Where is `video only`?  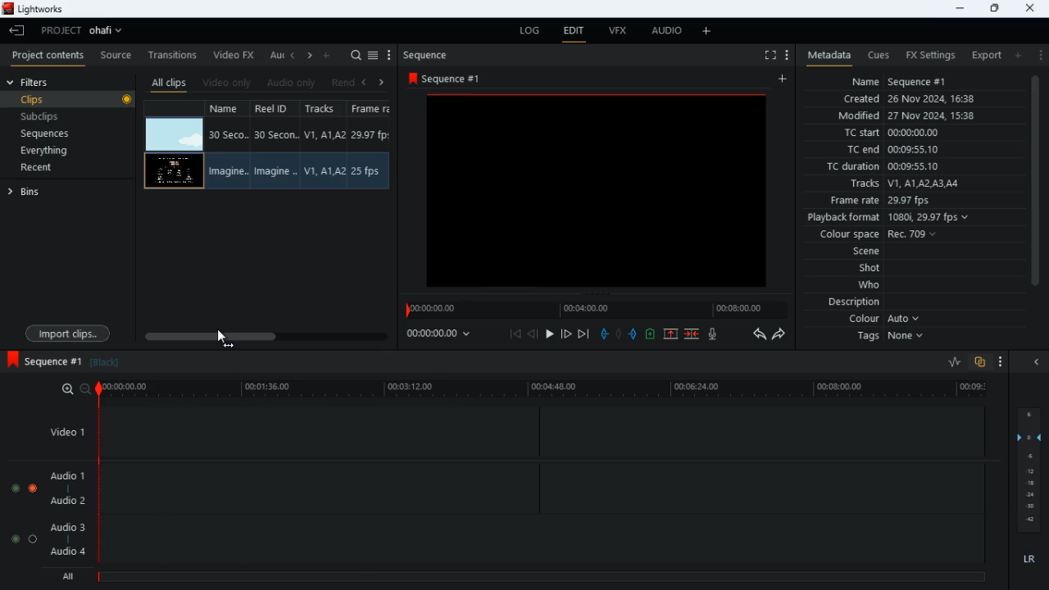 video only is located at coordinates (229, 80).